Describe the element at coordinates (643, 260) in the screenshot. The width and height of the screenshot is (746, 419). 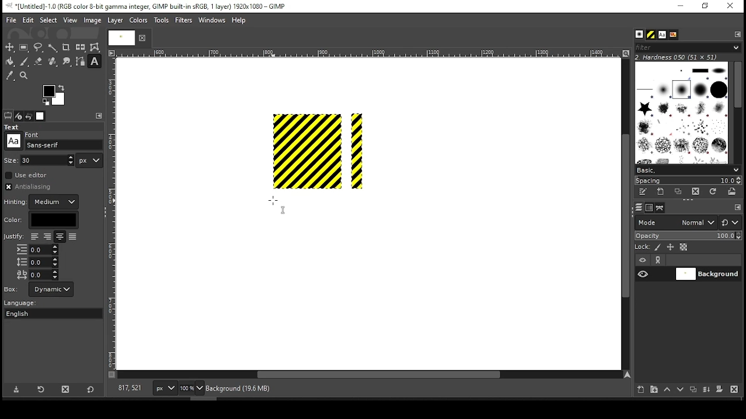
I see `layer visibility` at that location.